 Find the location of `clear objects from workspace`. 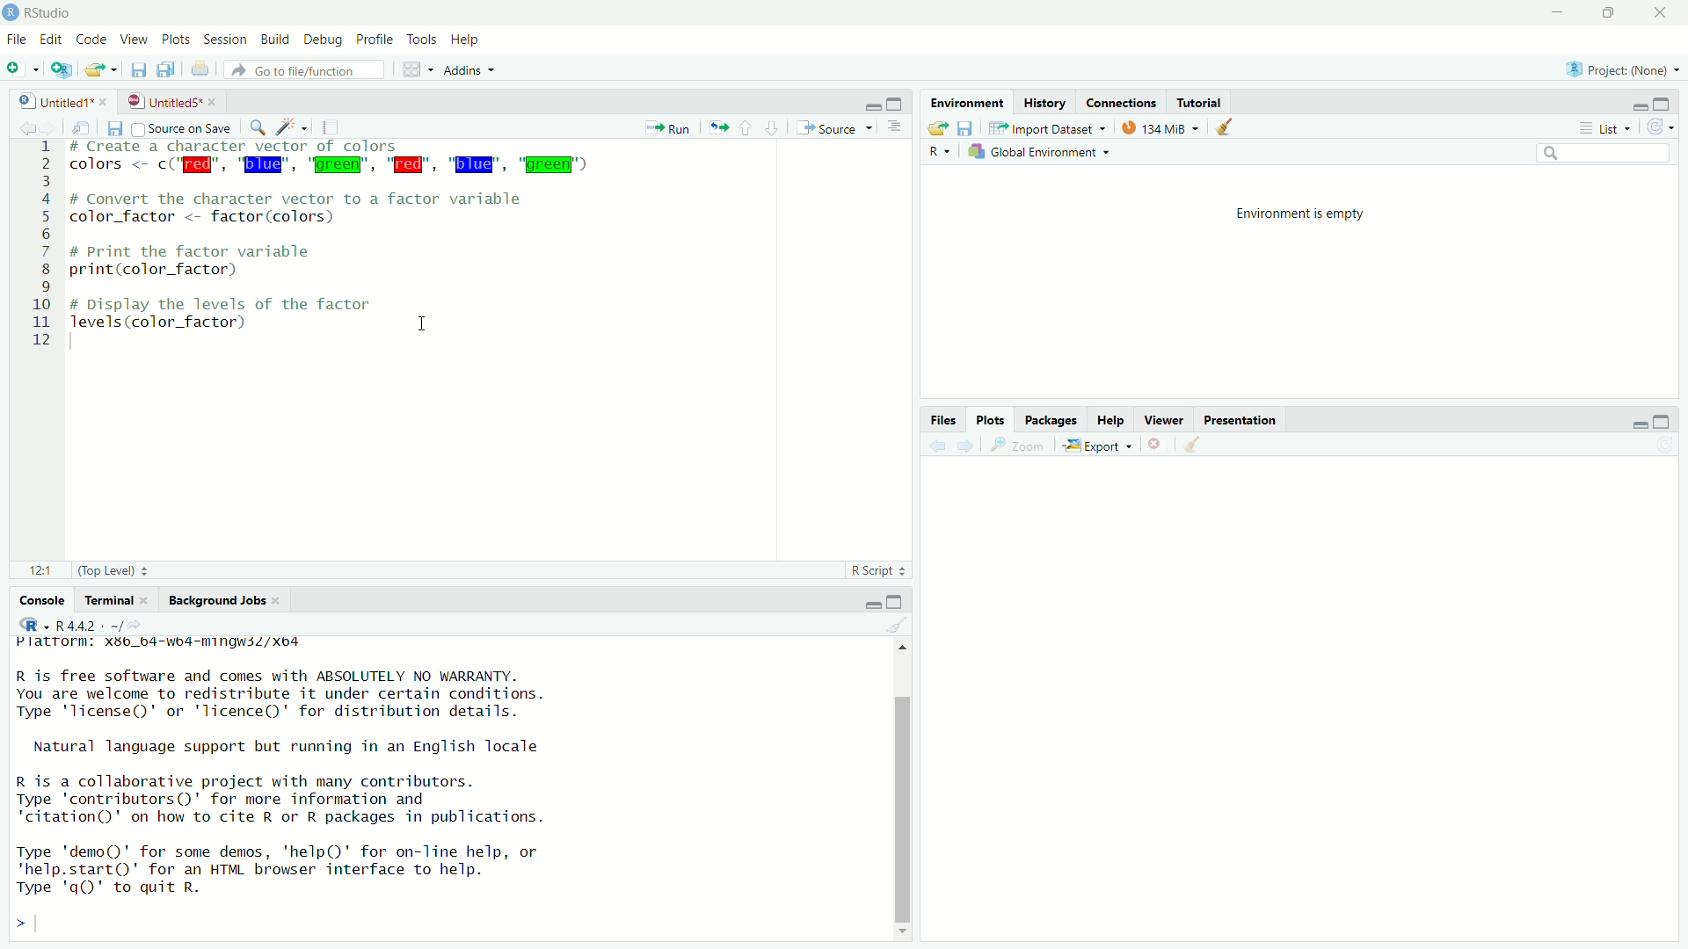

clear objects from workspace is located at coordinates (1221, 127).